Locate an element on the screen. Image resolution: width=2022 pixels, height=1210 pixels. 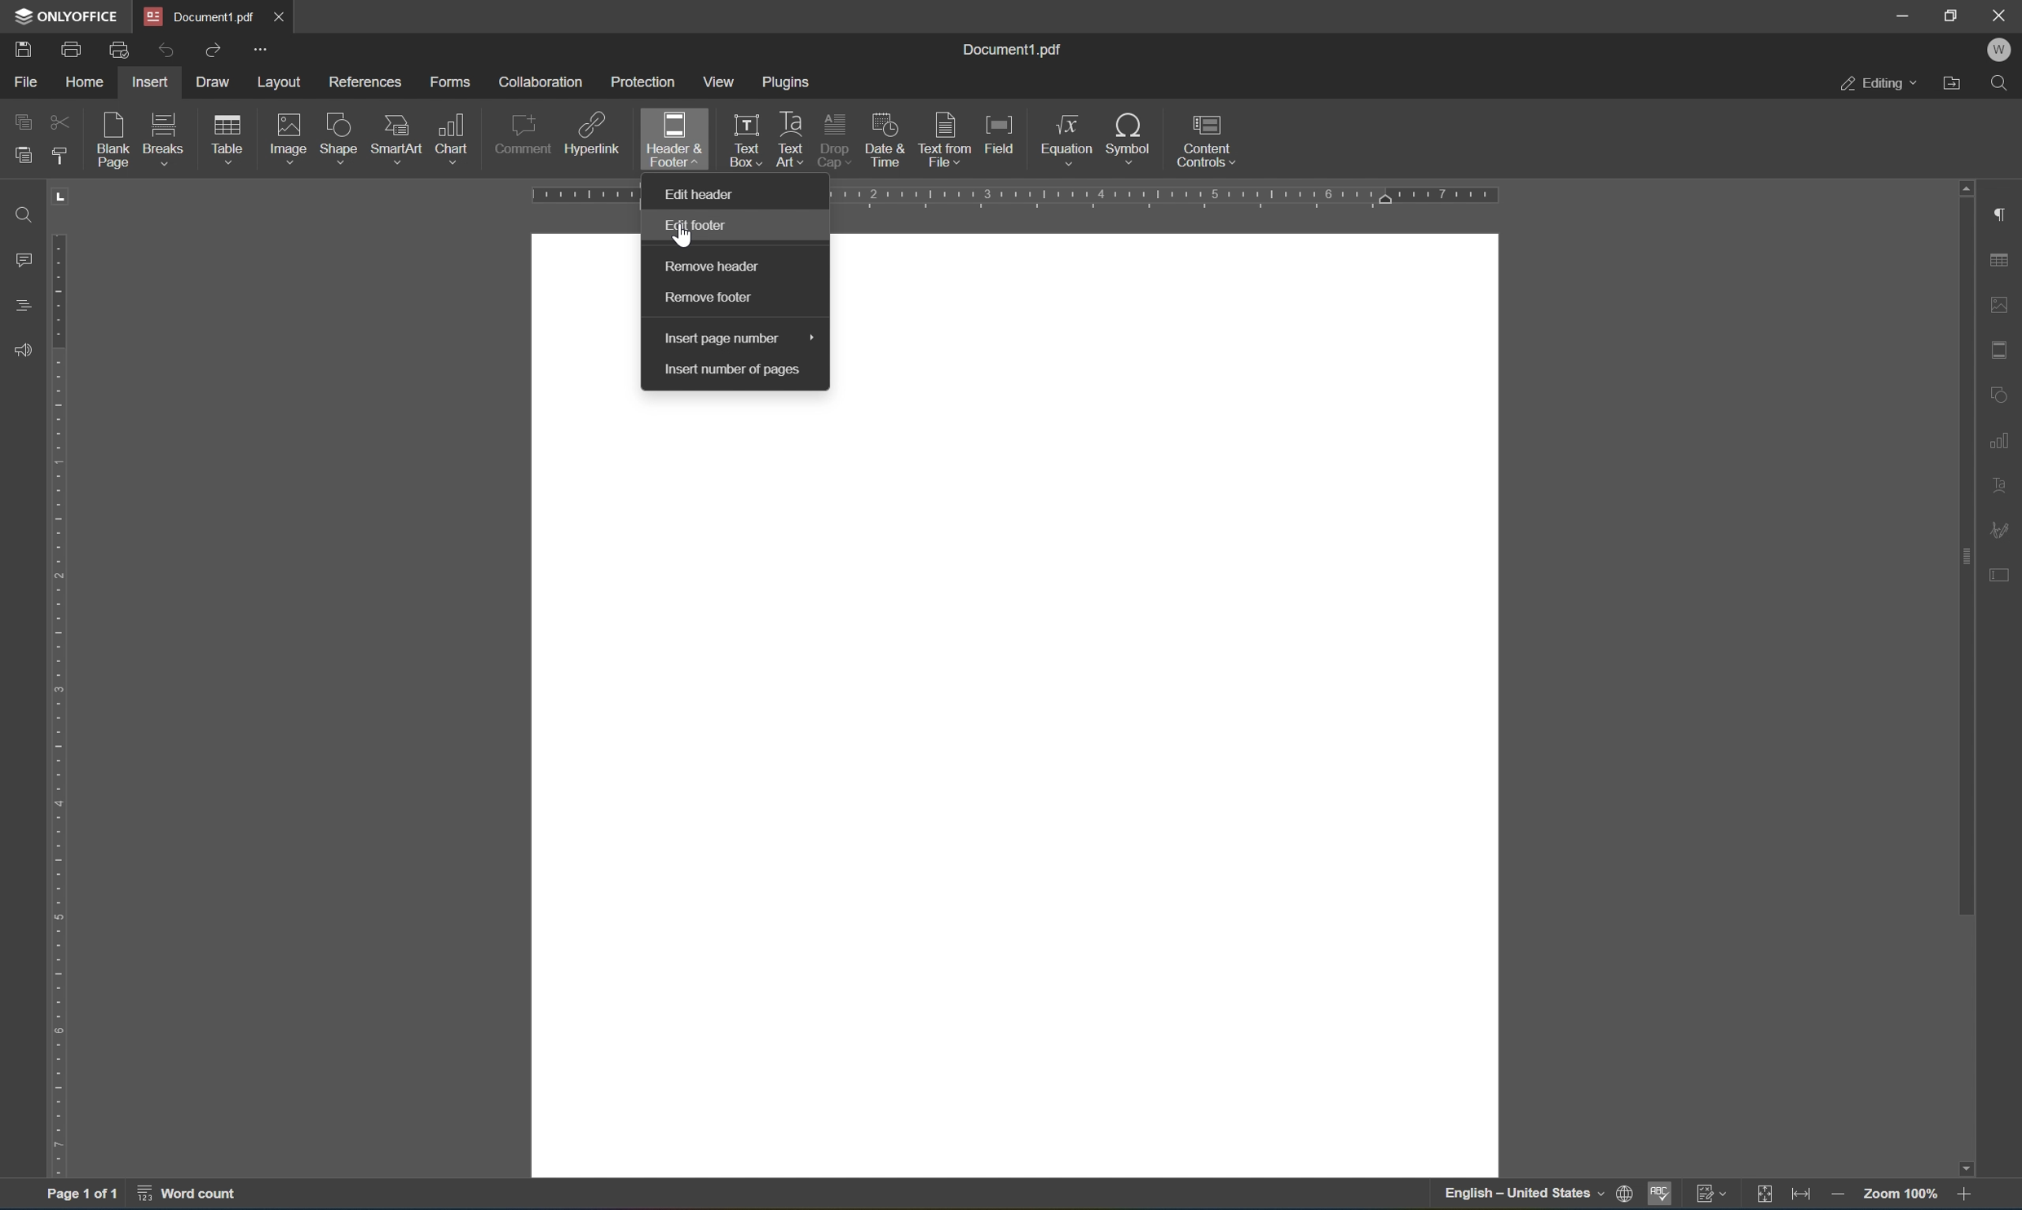
ONLYOFFICE is located at coordinates (66, 17).